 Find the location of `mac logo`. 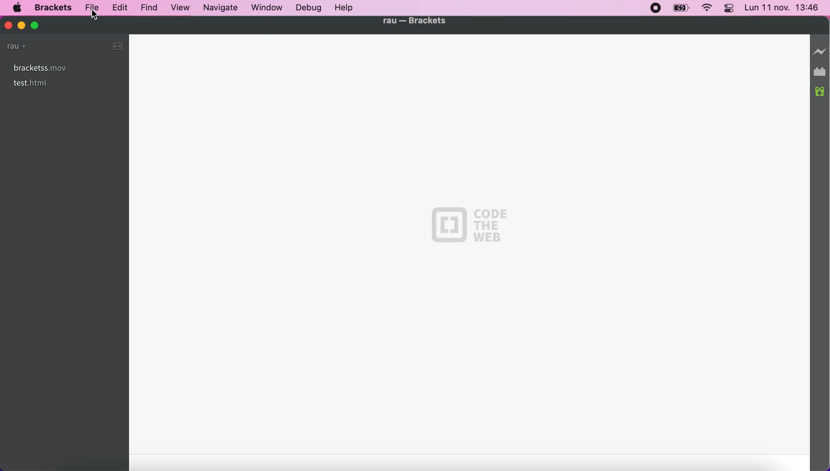

mac logo is located at coordinates (18, 8).